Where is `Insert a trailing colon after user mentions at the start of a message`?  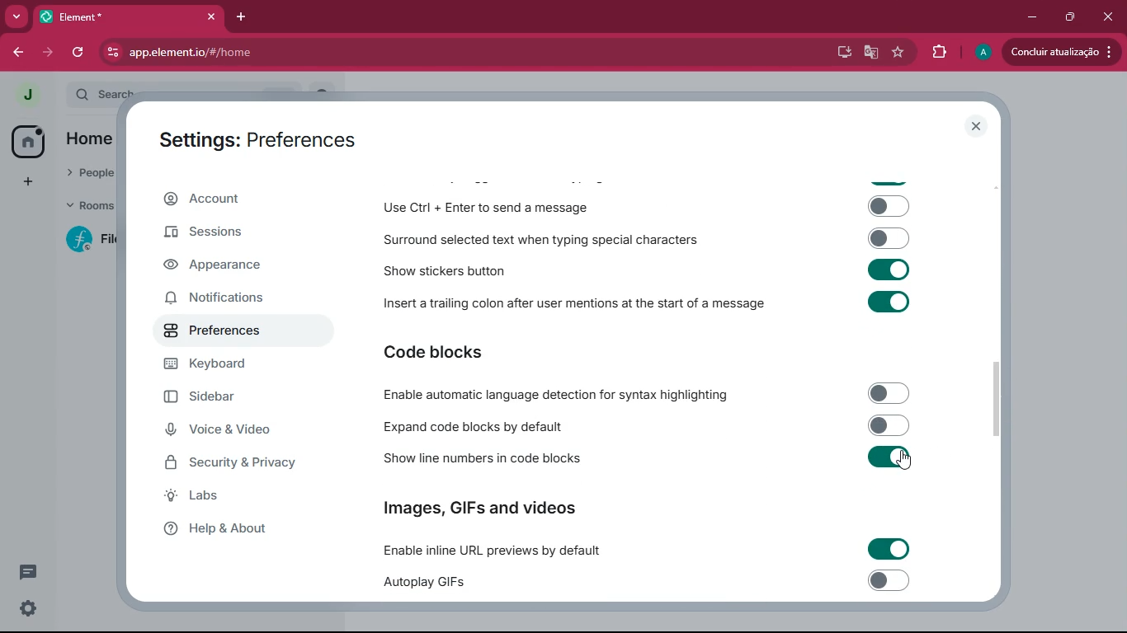 Insert a trailing colon after user mentions at the start of a message is located at coordinates (645, 307).